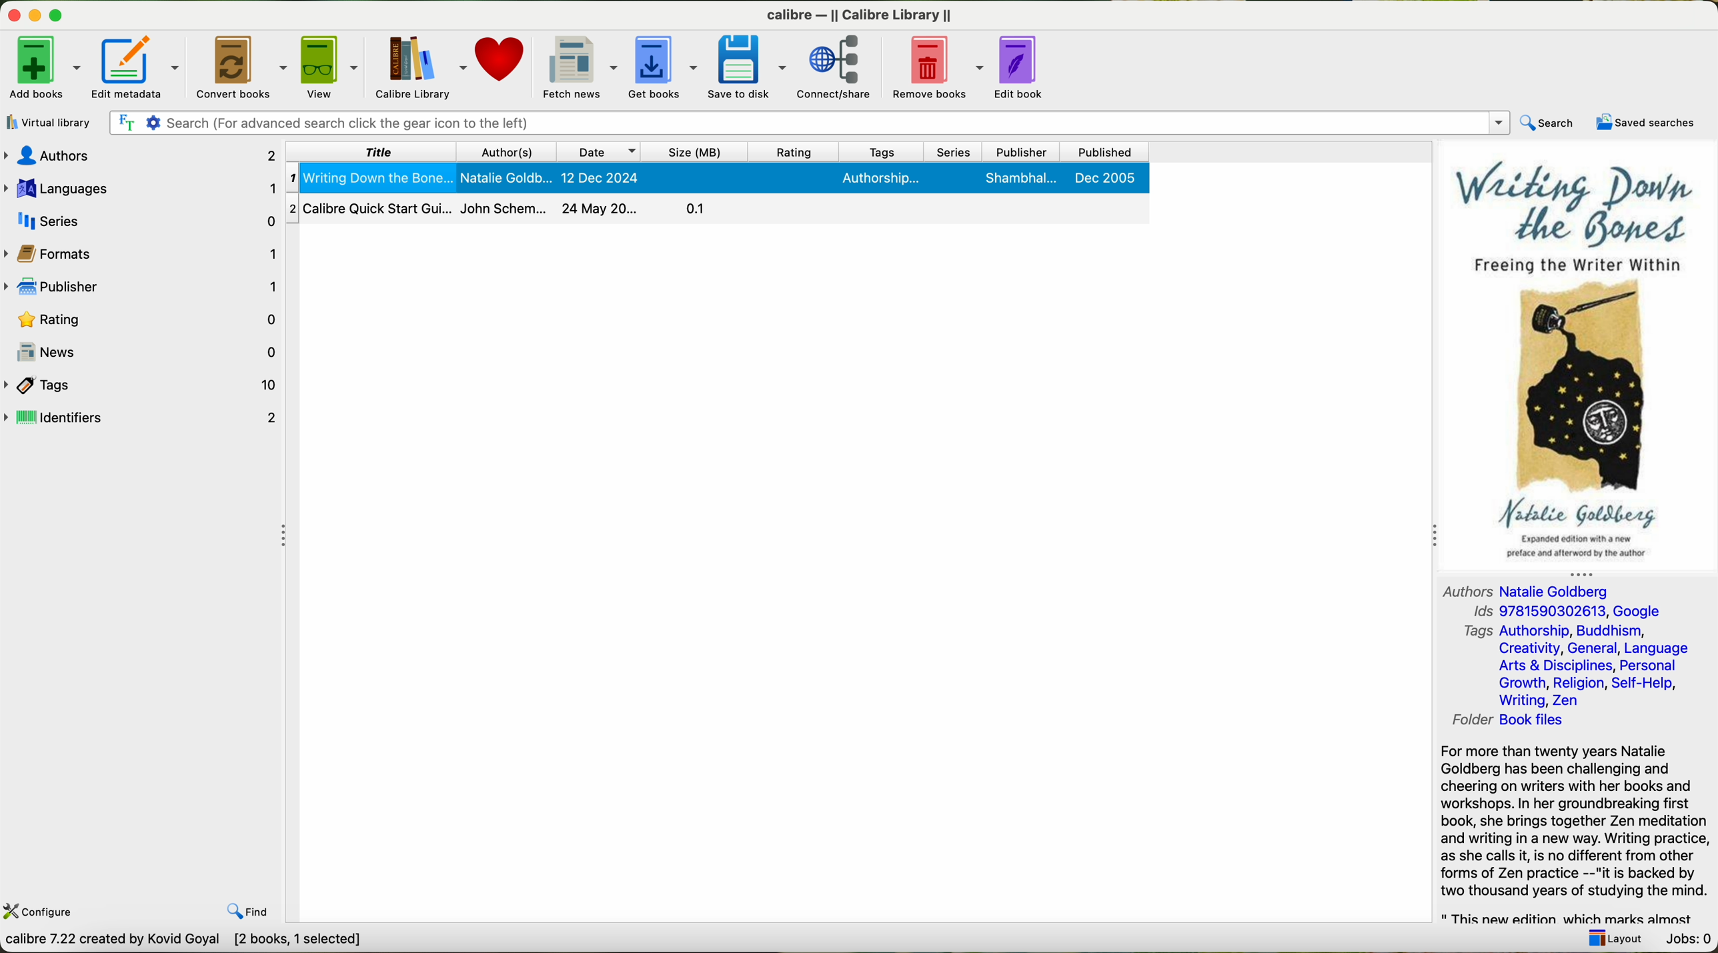 Image resolution: width=1718 pixels, height=953 pixels. What do you see at coordinates (599, 151) in the screenshot?
I see `date` at bounding box center [599, 151].